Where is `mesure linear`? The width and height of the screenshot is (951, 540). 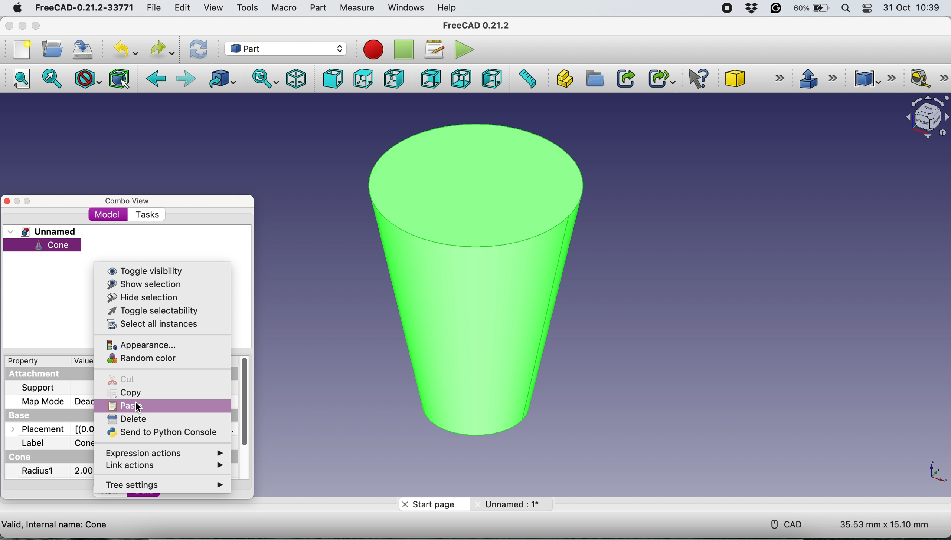 mesure linear is located at coordinates (926, 79).